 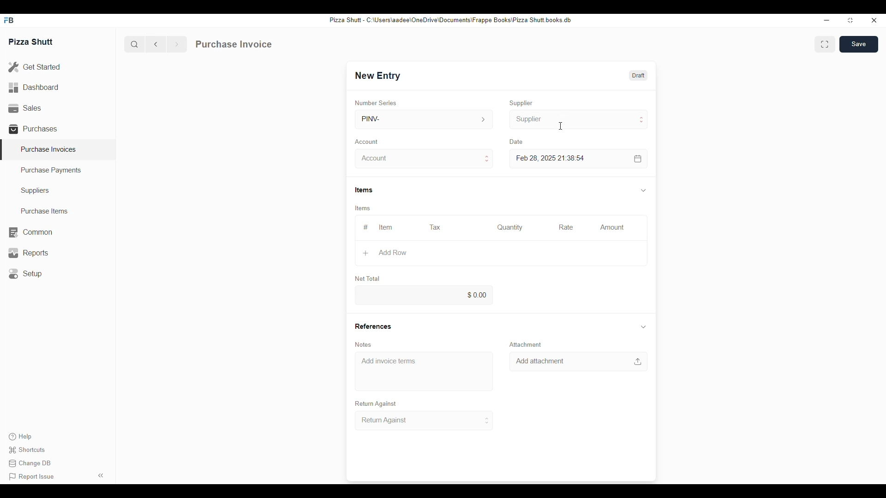 What do you see at coordinates (523, 103) in the screenshot?
I see `Supplier` at bounding box center [523, 103].